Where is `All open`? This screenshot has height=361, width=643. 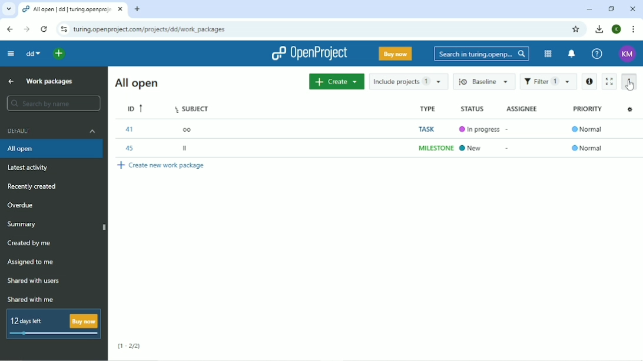
All open is located at coordinates (52, 149).